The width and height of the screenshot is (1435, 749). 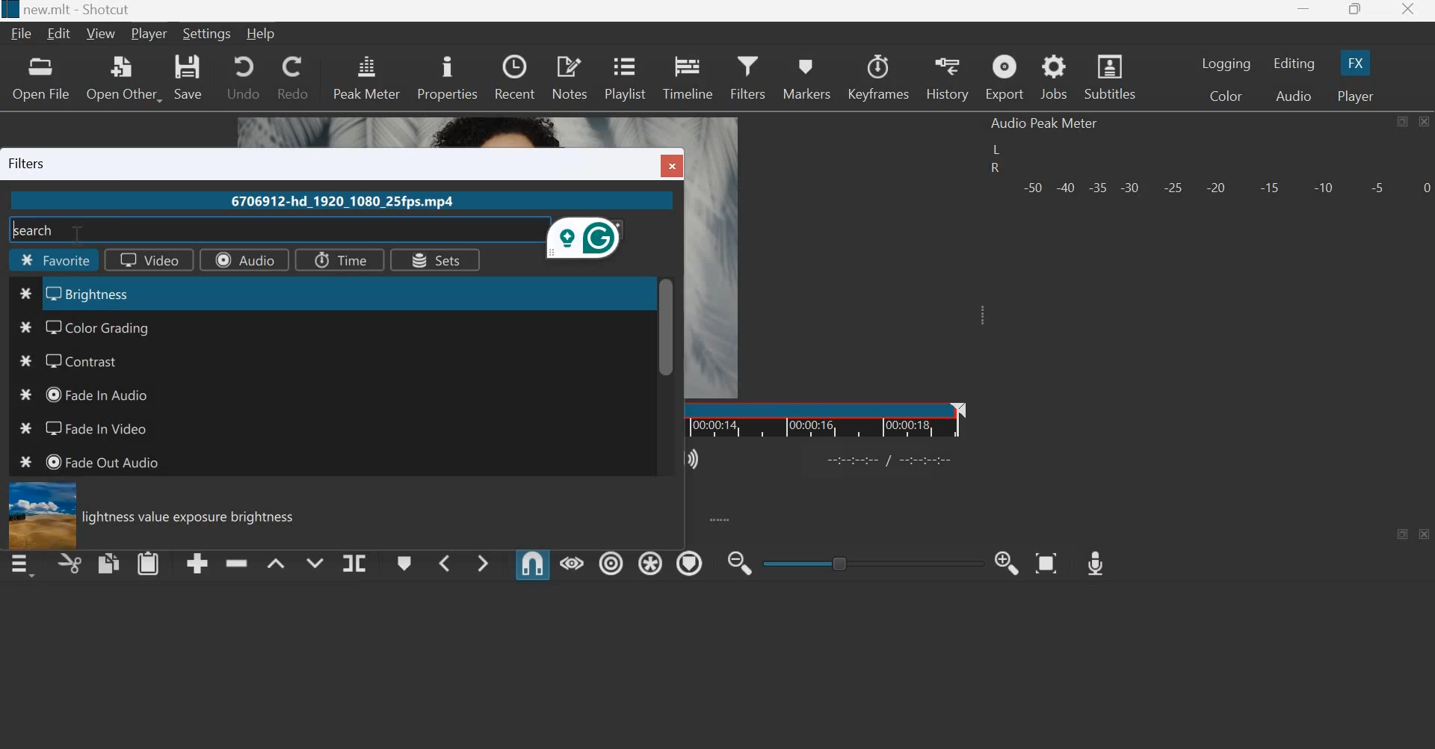 I want to click on minimize, so click(x=1303, y=12).